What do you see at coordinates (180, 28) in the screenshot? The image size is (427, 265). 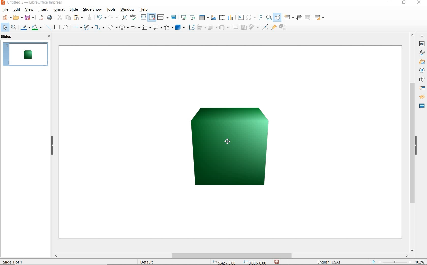 I see `3D Objects` at bounding box center [180, 28].